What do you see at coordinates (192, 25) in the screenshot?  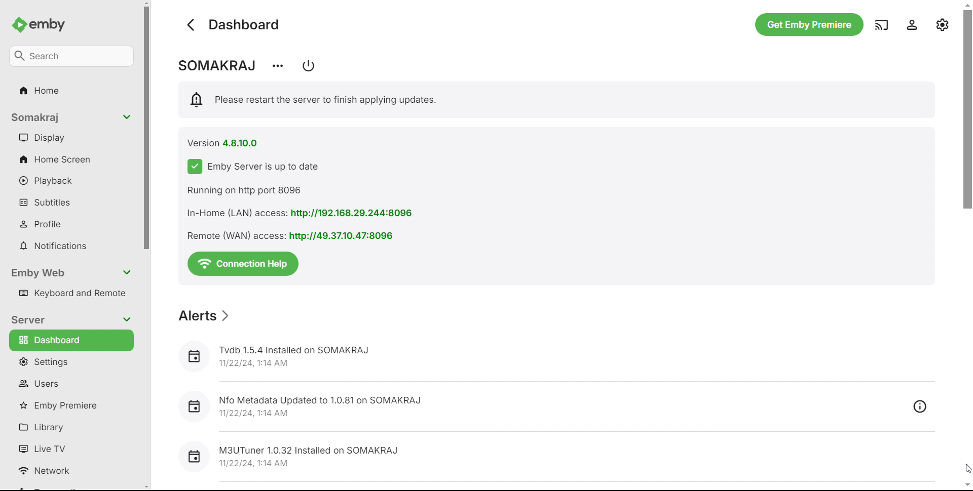 I see `go back to home` at bounding box center [192, 25].